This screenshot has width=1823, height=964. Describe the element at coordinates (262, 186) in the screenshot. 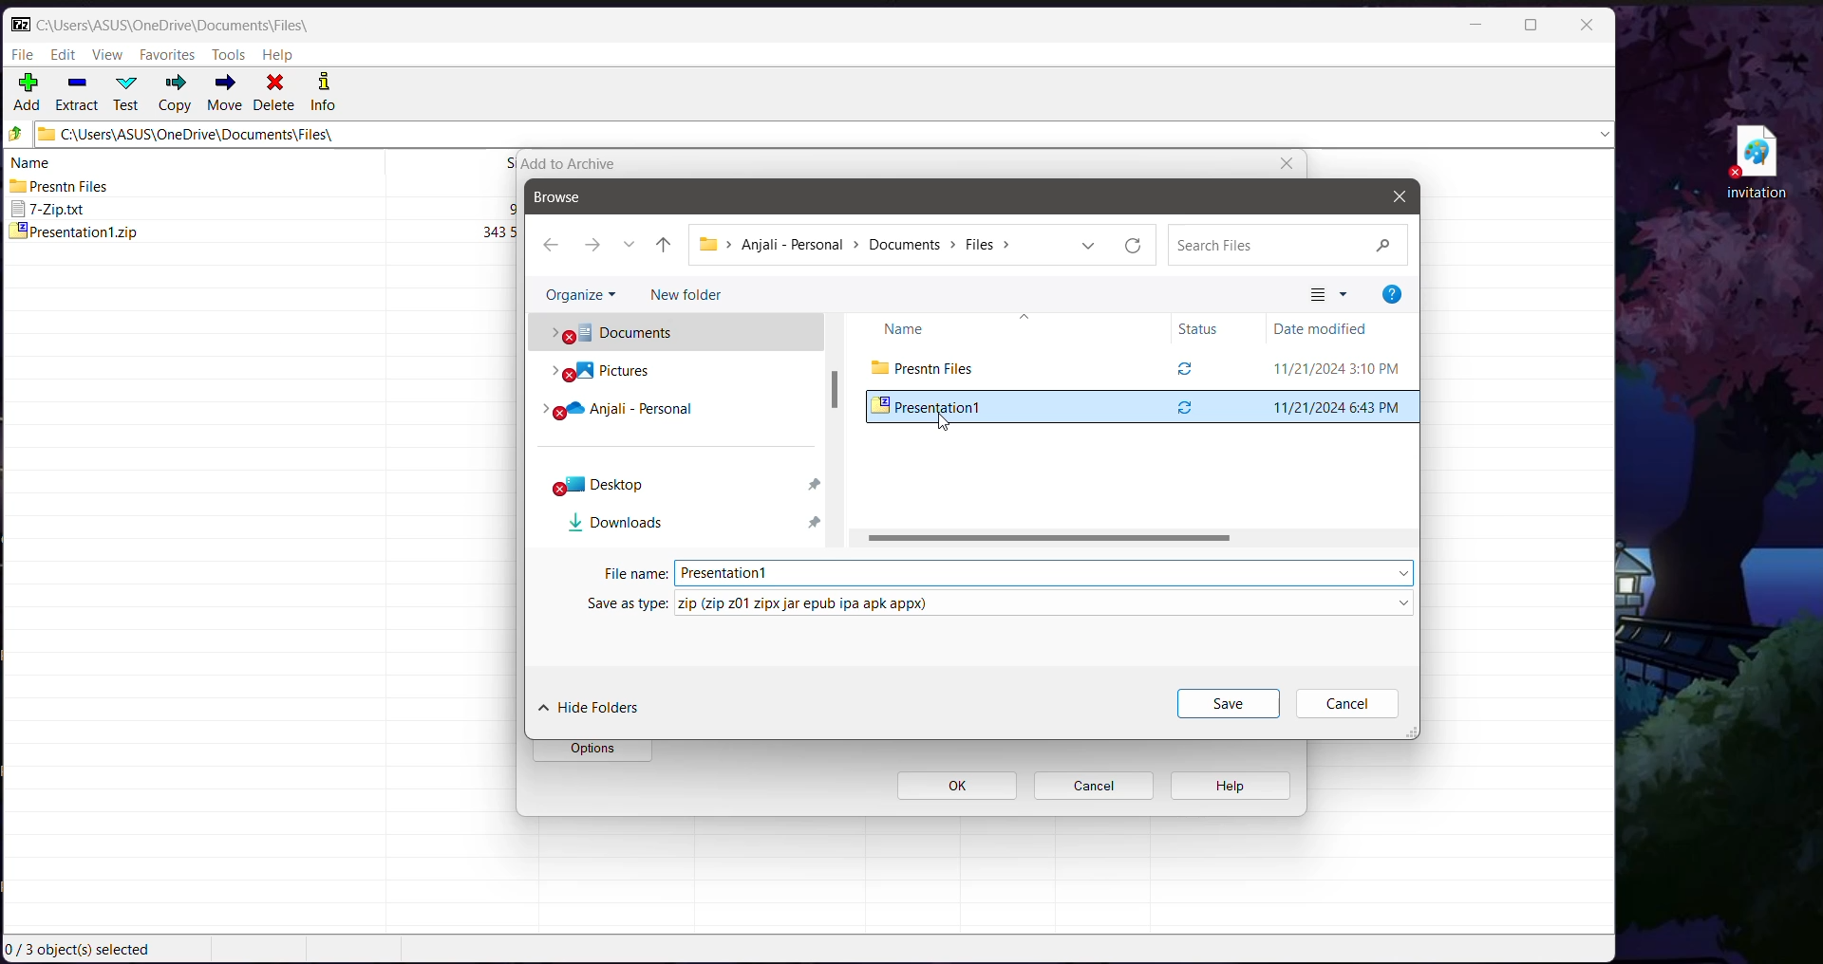

I see `Presntn Files 2024-11-21 15.10 2024-11-20 22:14` at that location.